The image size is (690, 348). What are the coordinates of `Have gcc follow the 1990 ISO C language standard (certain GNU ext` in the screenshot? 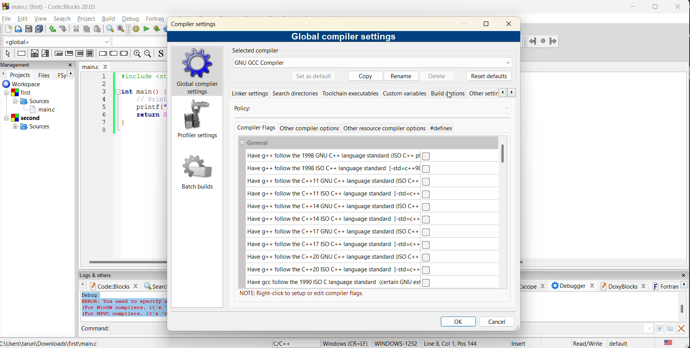 It's located at (339, 283).